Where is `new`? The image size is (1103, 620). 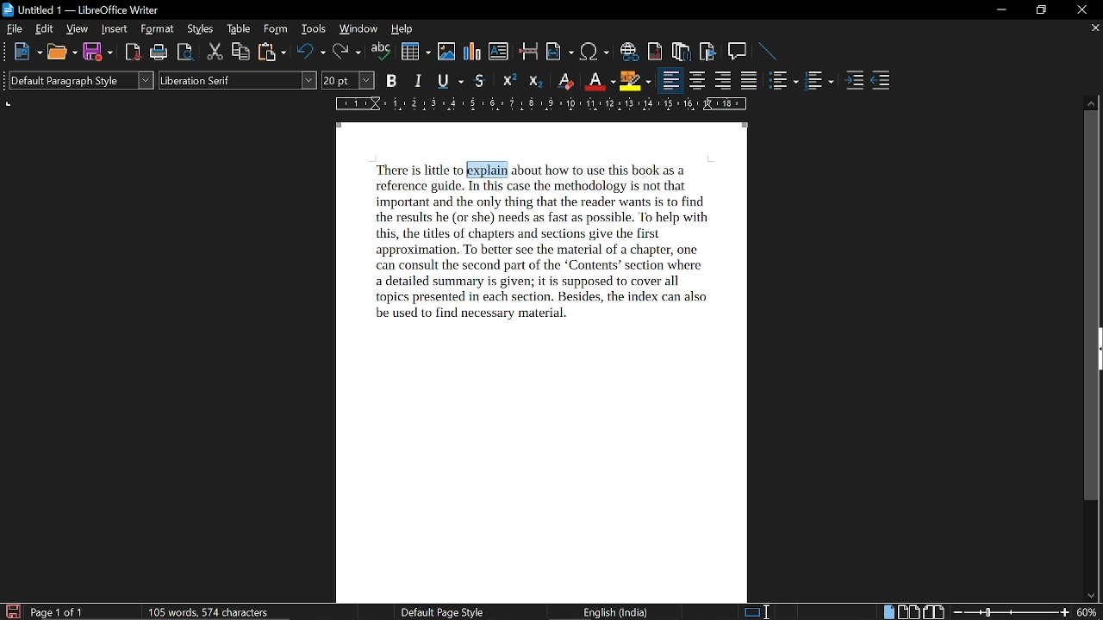 new is located at coordinates (26, 52).